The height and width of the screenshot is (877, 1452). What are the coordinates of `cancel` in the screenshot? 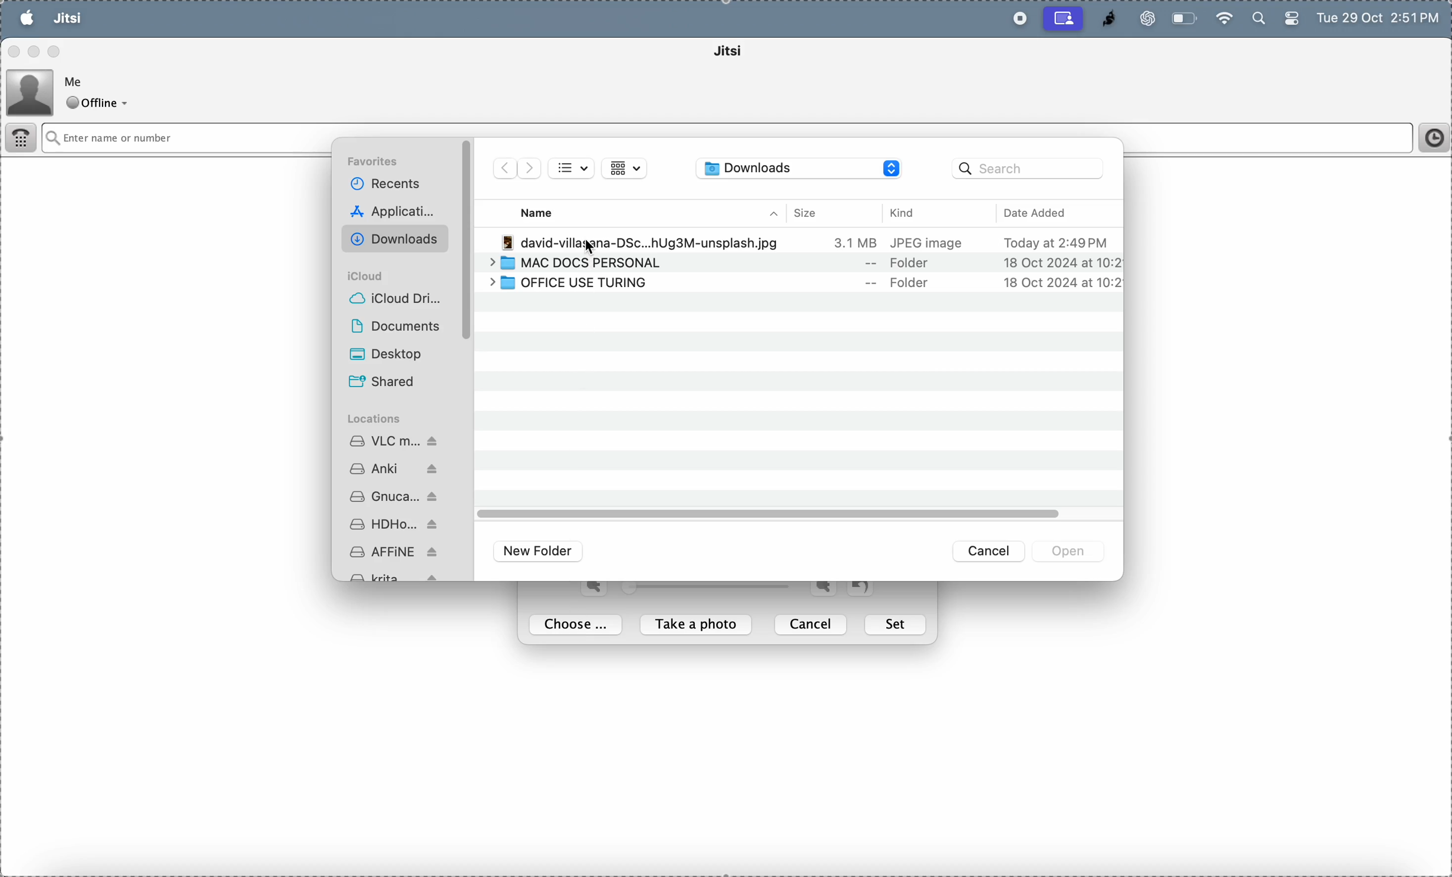 It's located at (991, 552).